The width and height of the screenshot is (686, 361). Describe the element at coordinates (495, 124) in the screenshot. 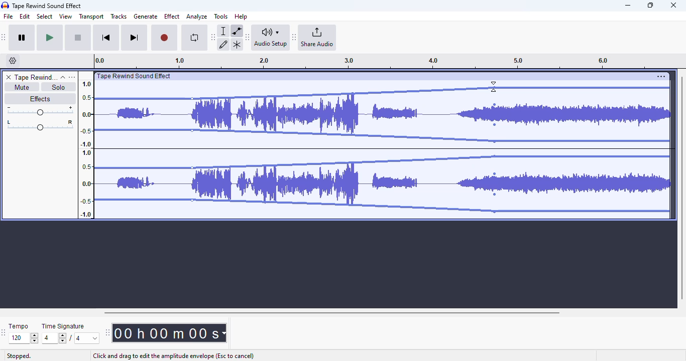

I see `Control point` at that location.